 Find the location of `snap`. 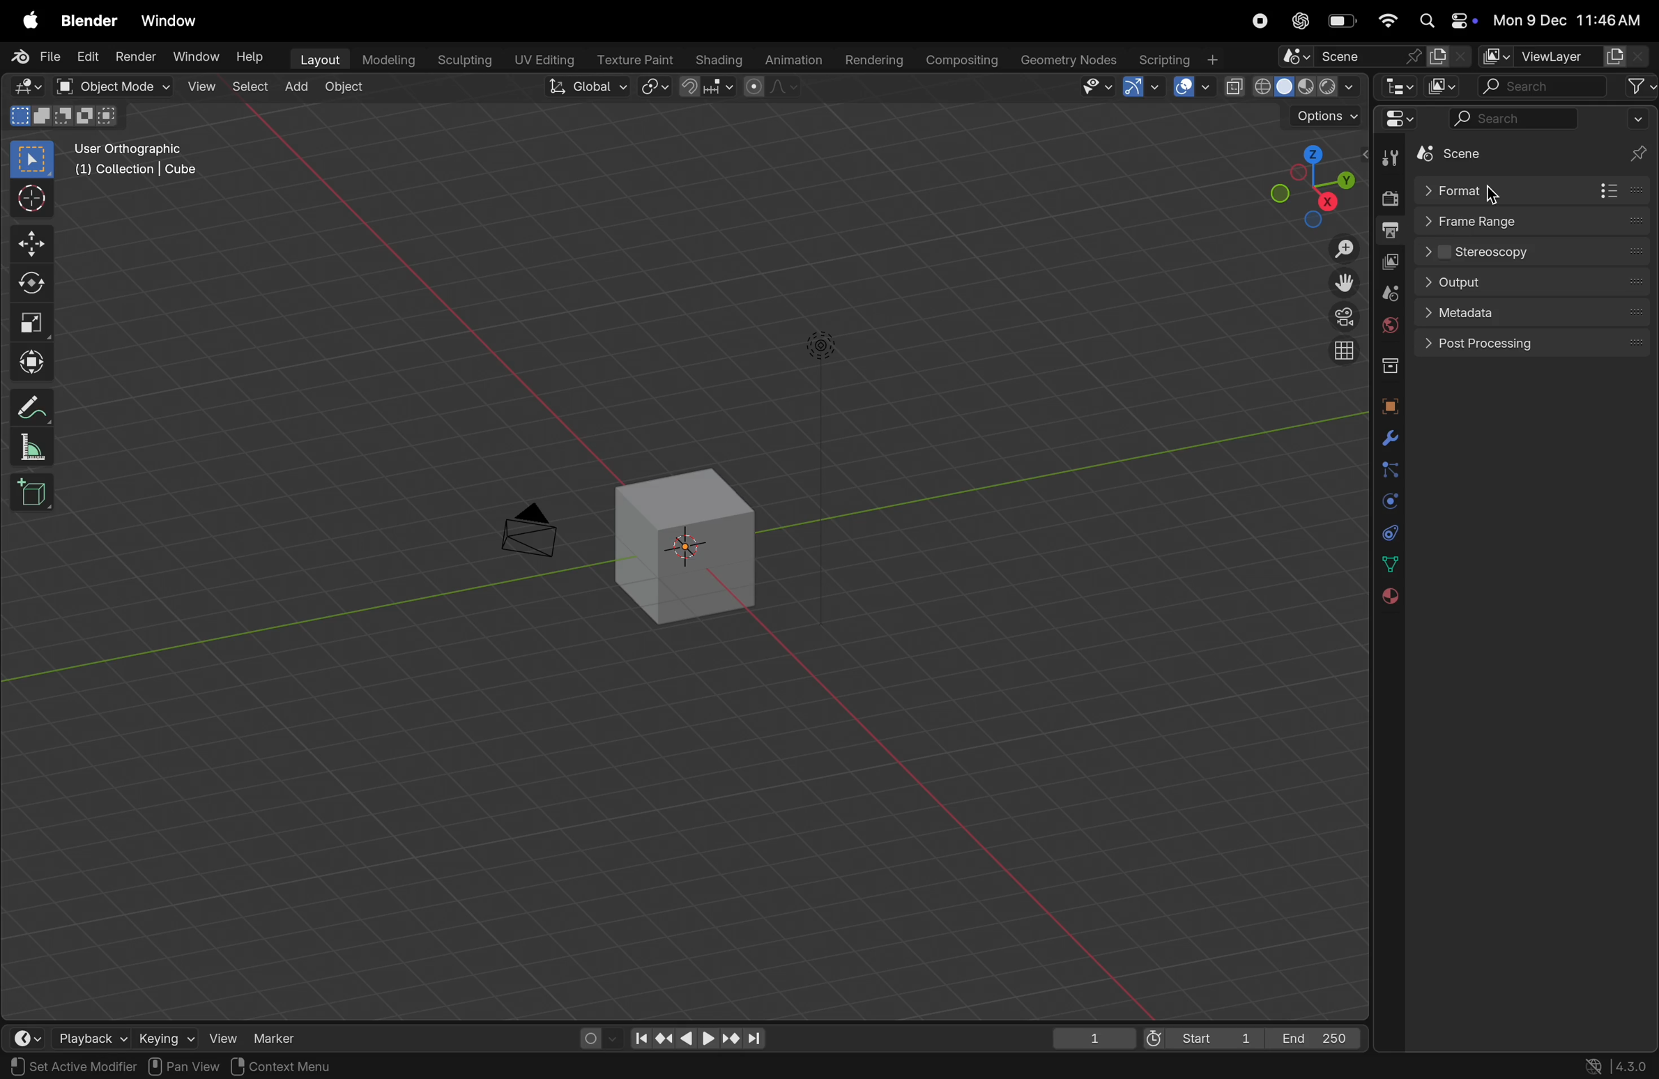

snap is located at coordinates (706, 89).